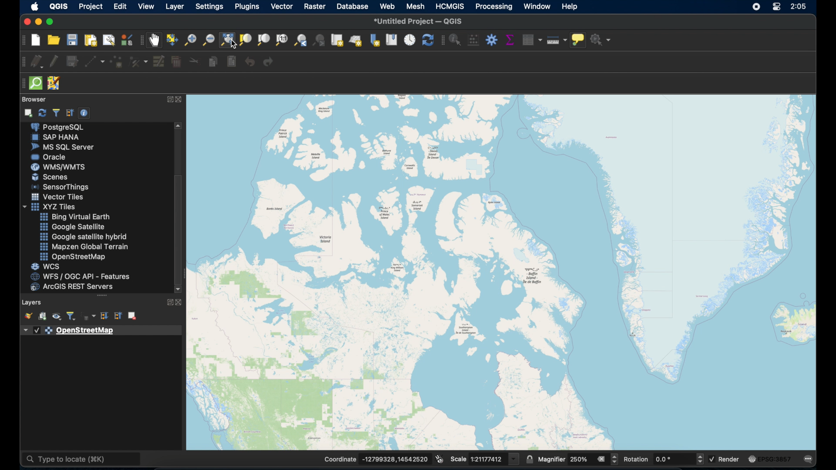 This screenshot has height=470, width=836. Describe the element at coordinates (24, 40) in the screenshot. I see `project toolbar` at that location.